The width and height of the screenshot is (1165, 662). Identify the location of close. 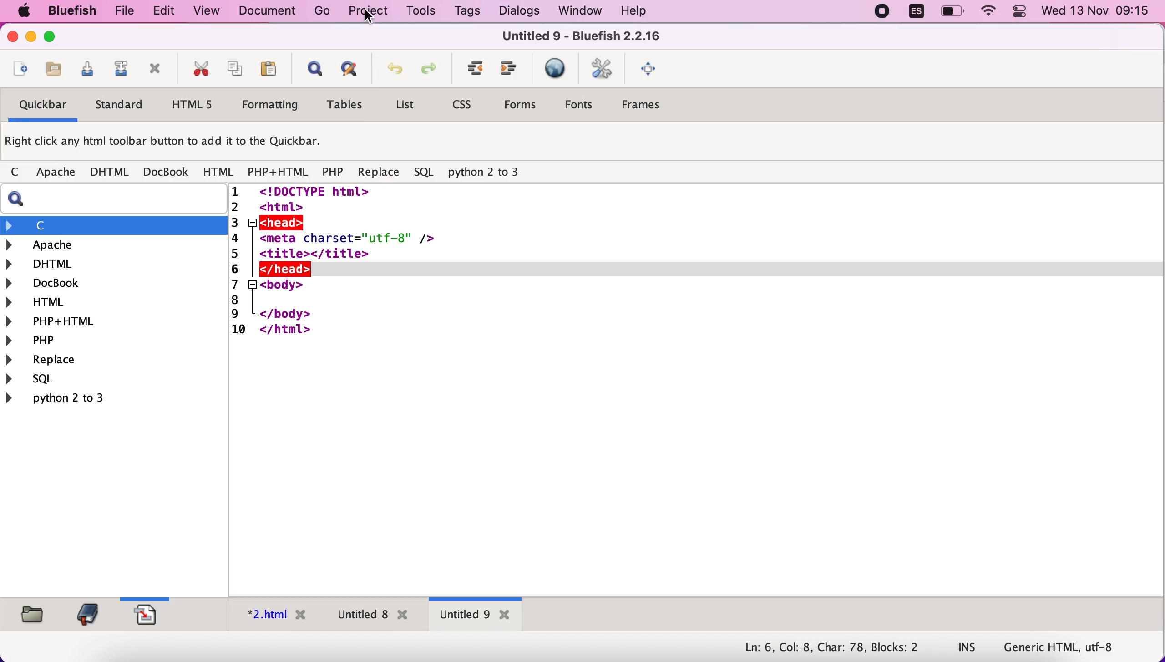
(10, 38).